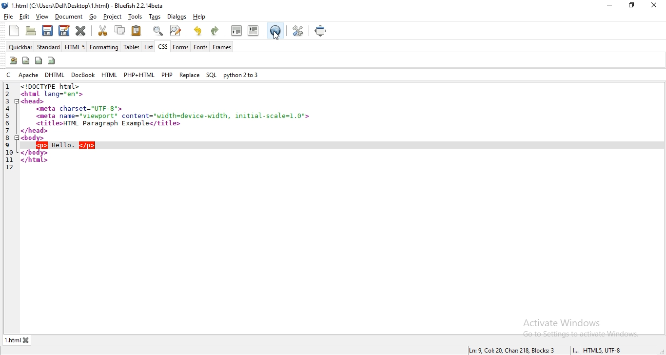  What do you see at coordinates (109, 75) in the screenshot?
I see `html` at bounding box center [109, 75].